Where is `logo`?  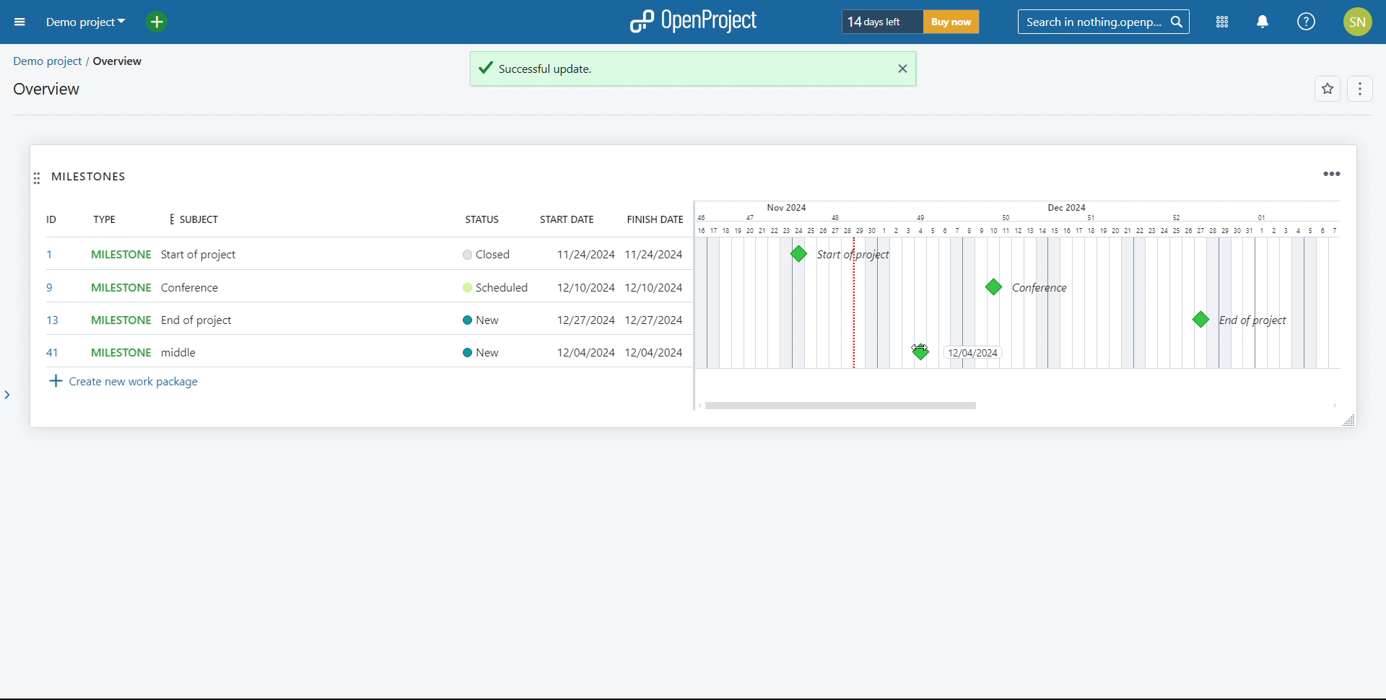 logo is located at coordinates (695, 20).